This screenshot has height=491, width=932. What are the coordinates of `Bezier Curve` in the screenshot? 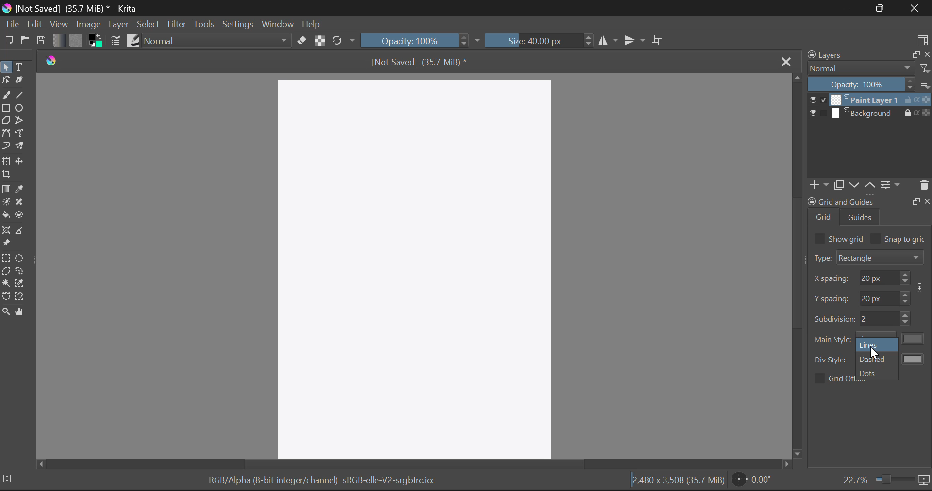 It's located at (7, 135).